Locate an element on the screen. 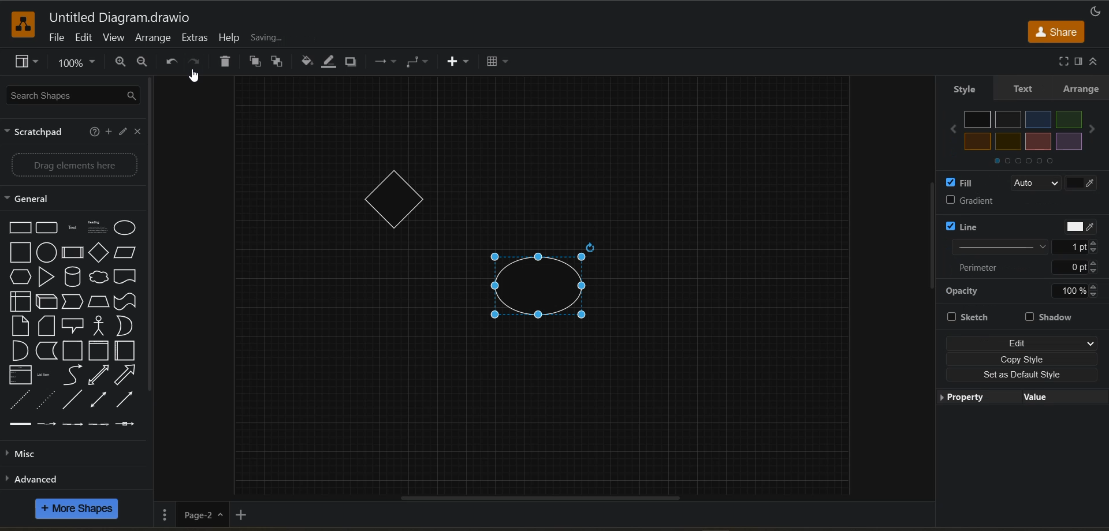 This screenshot has height=531, width=1109. container is located at coordinates (72, 351).